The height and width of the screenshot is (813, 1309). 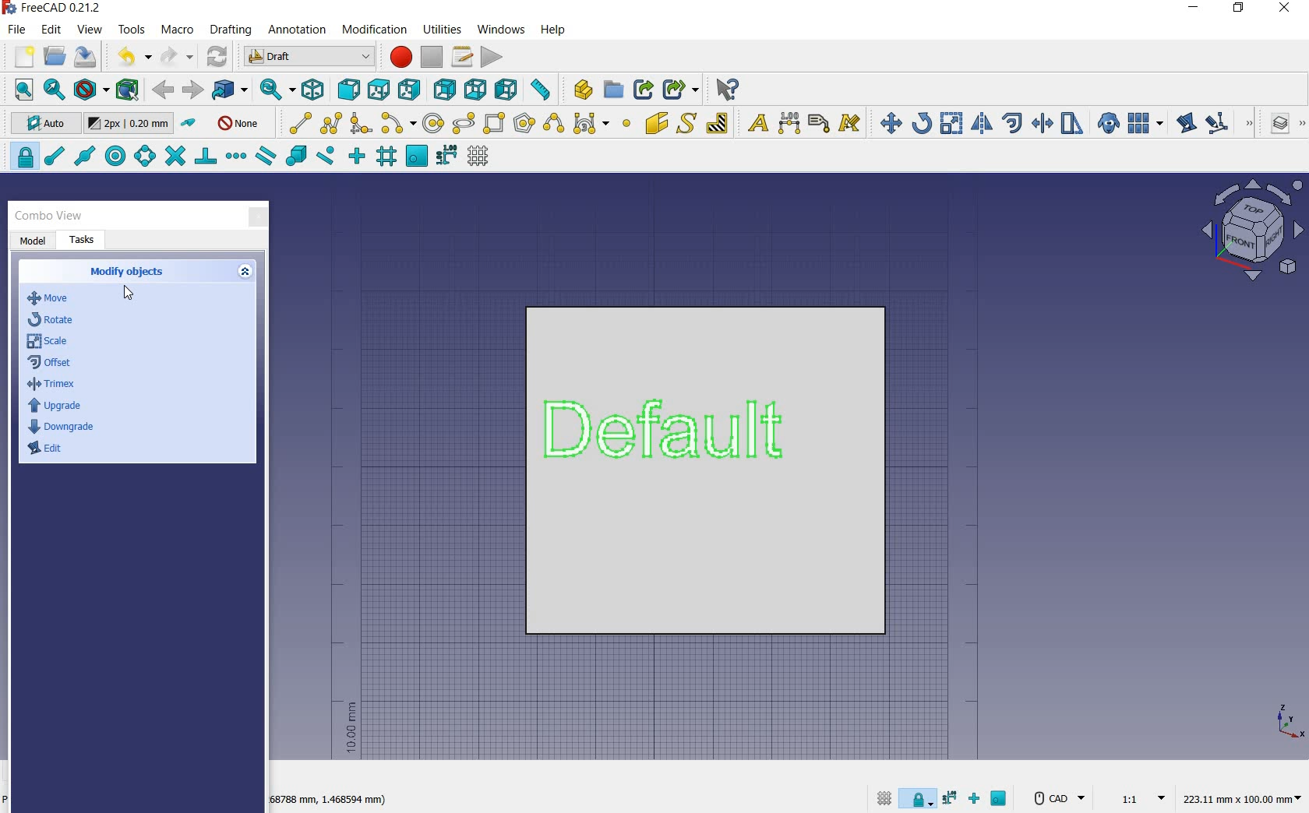 What do you see at coordinates (19, 31) in the screenshot?
I see `file` at bounding box center [19, 31].